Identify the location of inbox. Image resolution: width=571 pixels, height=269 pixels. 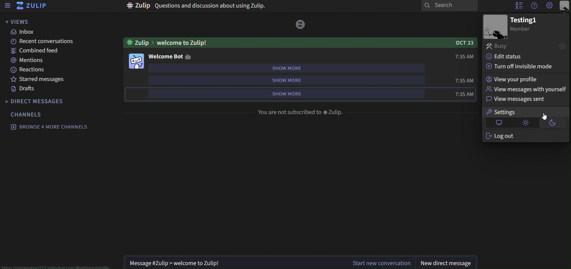
(48, 32).